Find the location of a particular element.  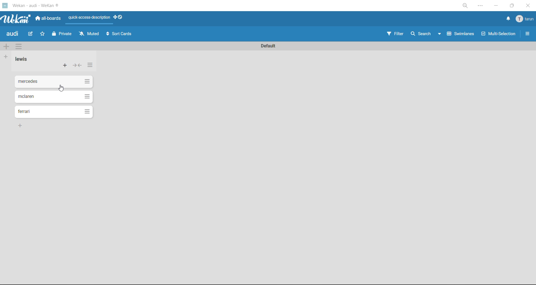

multiselection is located at coordinates (499, 35).